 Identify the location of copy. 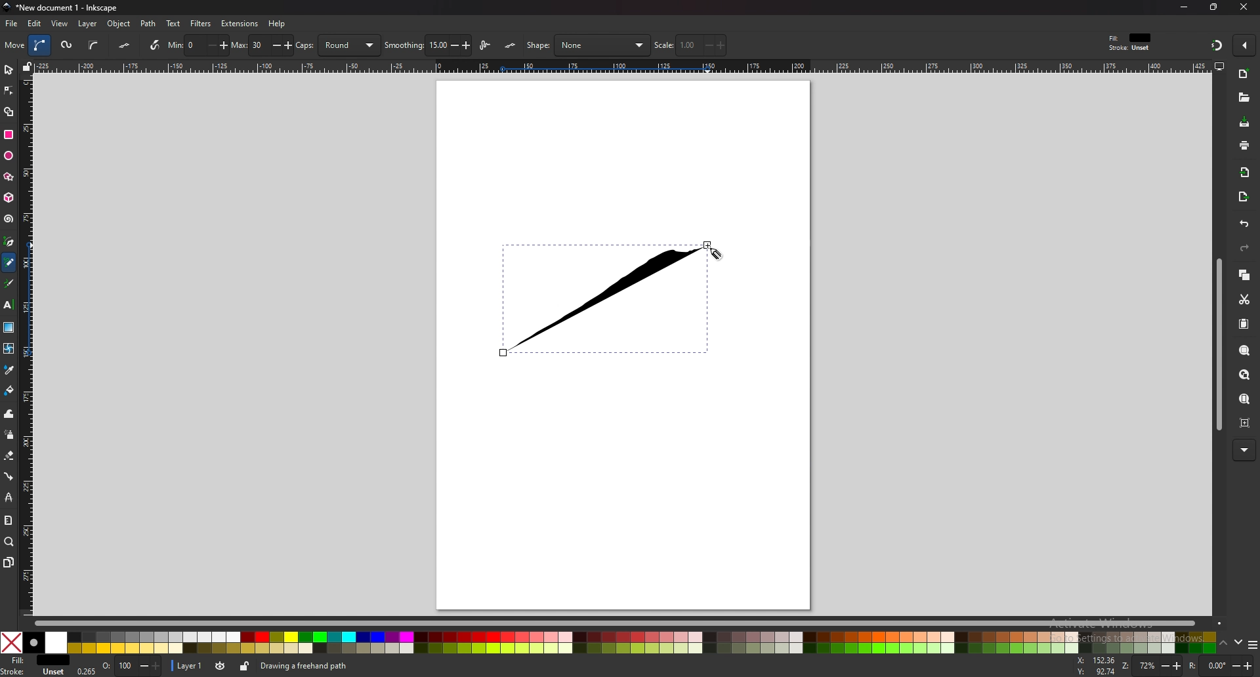
(1244, 275).